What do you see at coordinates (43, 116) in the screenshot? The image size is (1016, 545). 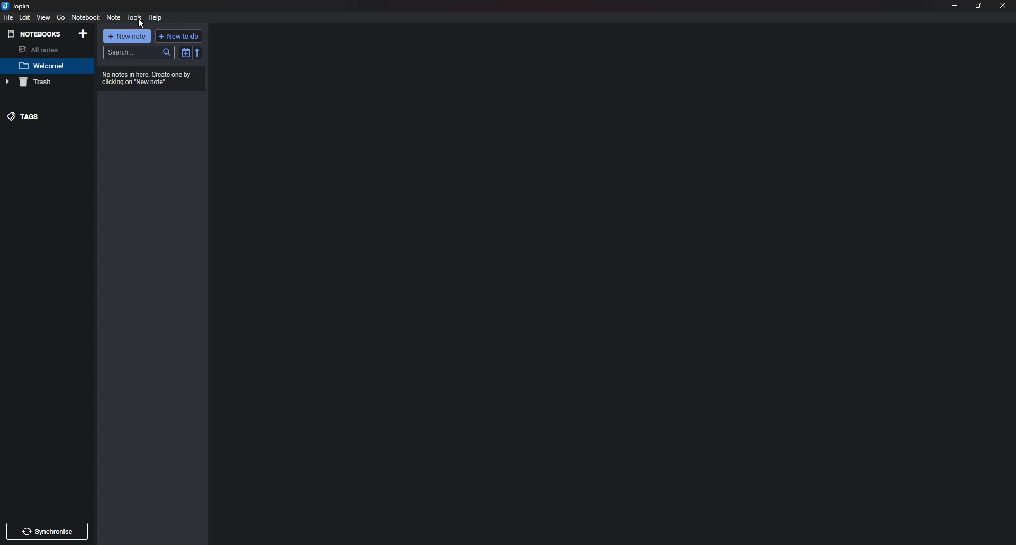 I see `tags` at bounding box center [43, 116].